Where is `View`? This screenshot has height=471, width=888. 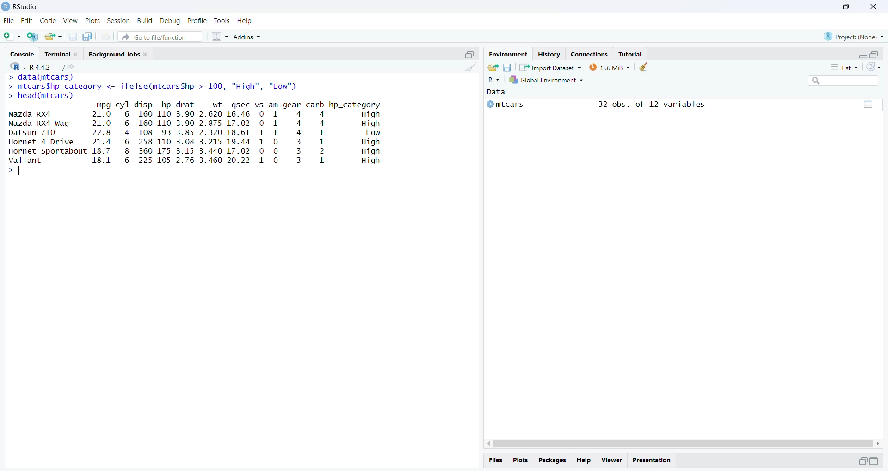 View is located at coordinates (70, 20).